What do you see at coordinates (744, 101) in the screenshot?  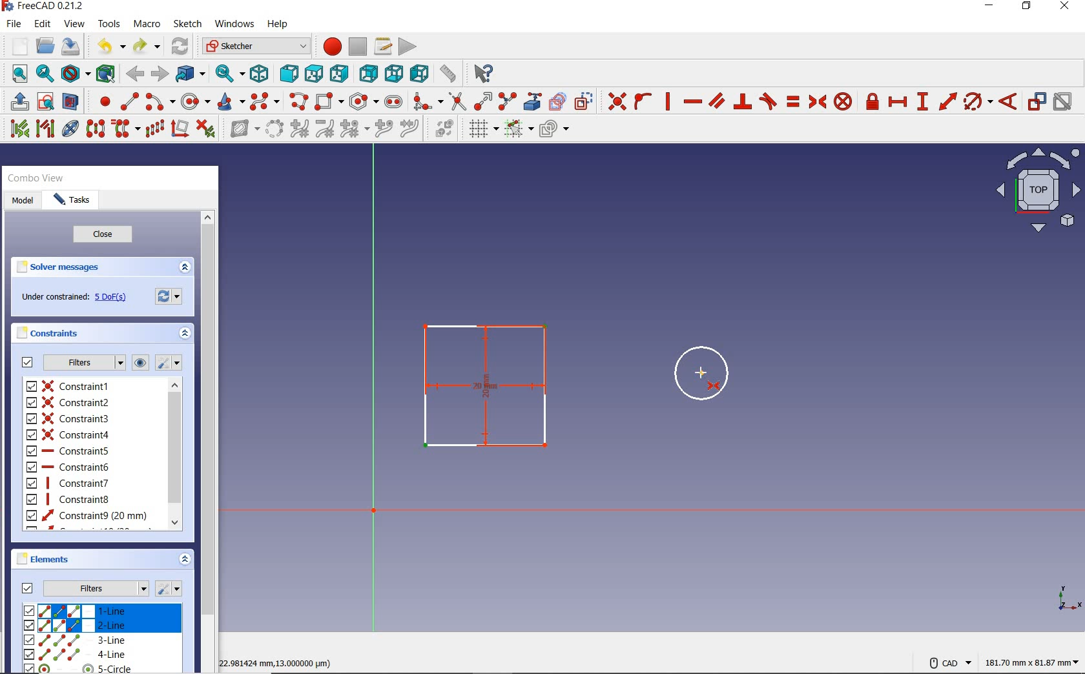 I see `constrain perpendicular` at bounding box center [744, 101].